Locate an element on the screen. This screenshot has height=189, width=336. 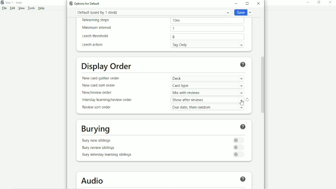
Edit is located at coordinates (12, 8).